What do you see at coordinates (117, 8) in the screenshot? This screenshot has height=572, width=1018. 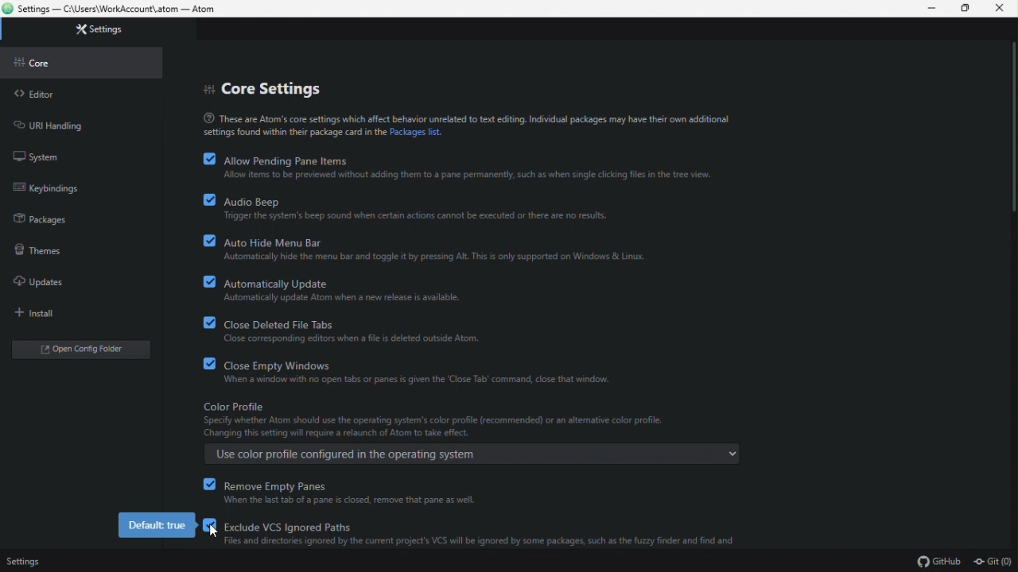 I see `File name and file path` at bounding box center [117, 8].